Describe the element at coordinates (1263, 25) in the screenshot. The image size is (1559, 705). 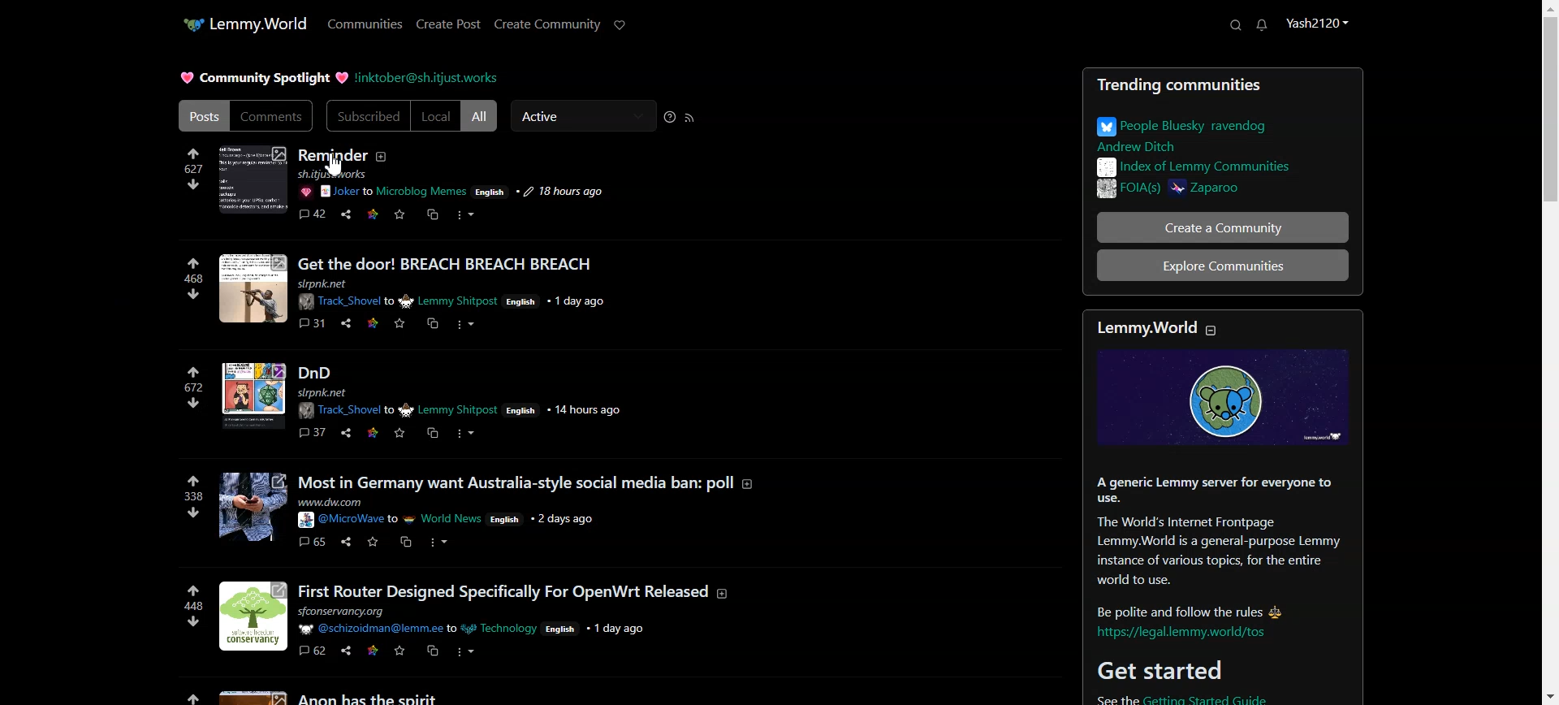
I see `Unread Messages` at that location.